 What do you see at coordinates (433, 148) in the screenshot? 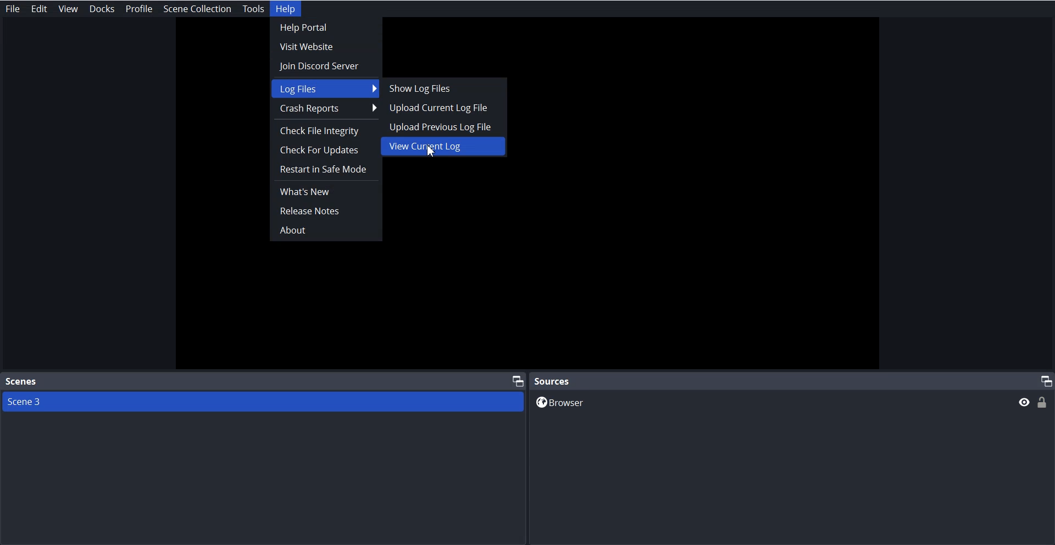
I see `Cursor` at bounding box center [433, 148].